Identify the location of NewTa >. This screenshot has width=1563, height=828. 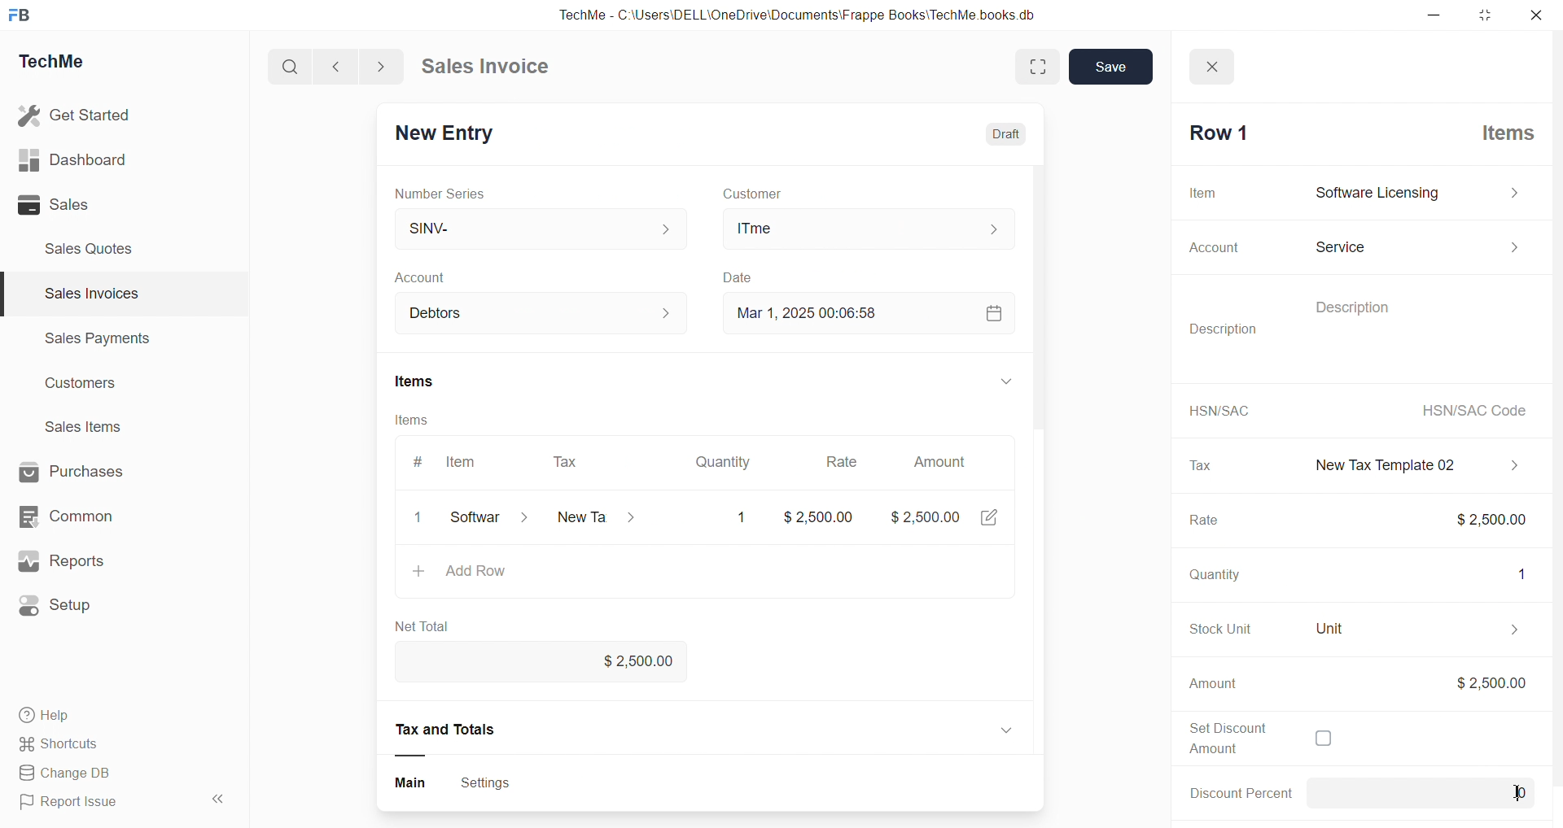
(594, 519).